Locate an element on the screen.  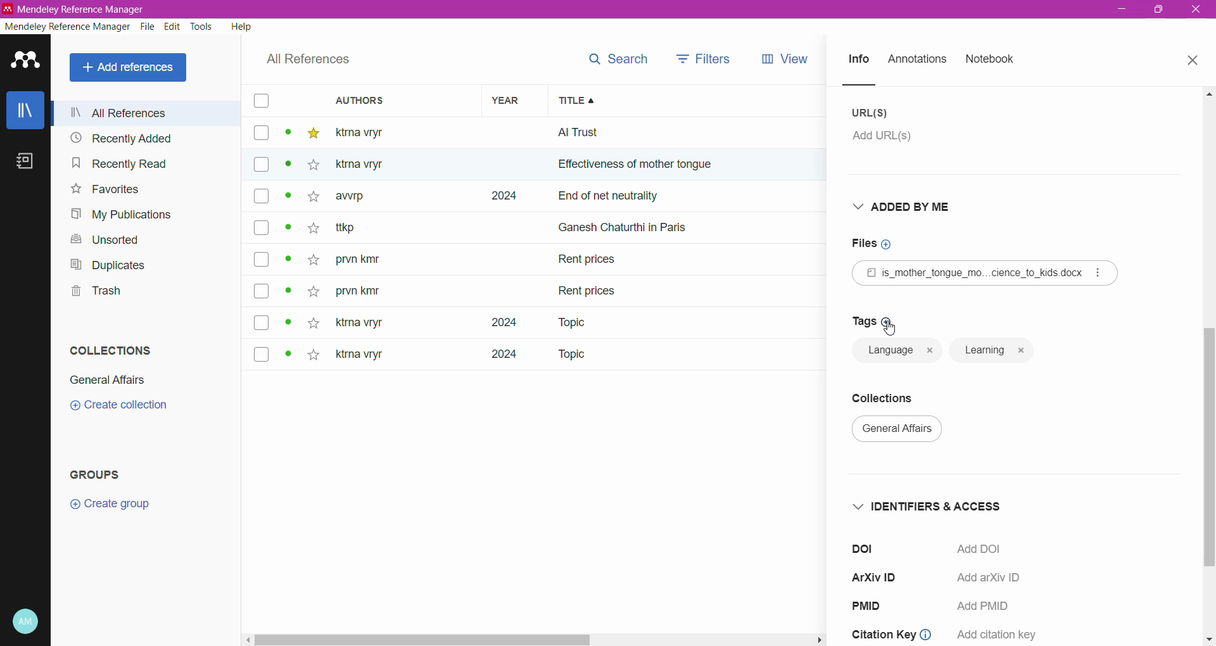
dot  is located at coordinates (289, 322).